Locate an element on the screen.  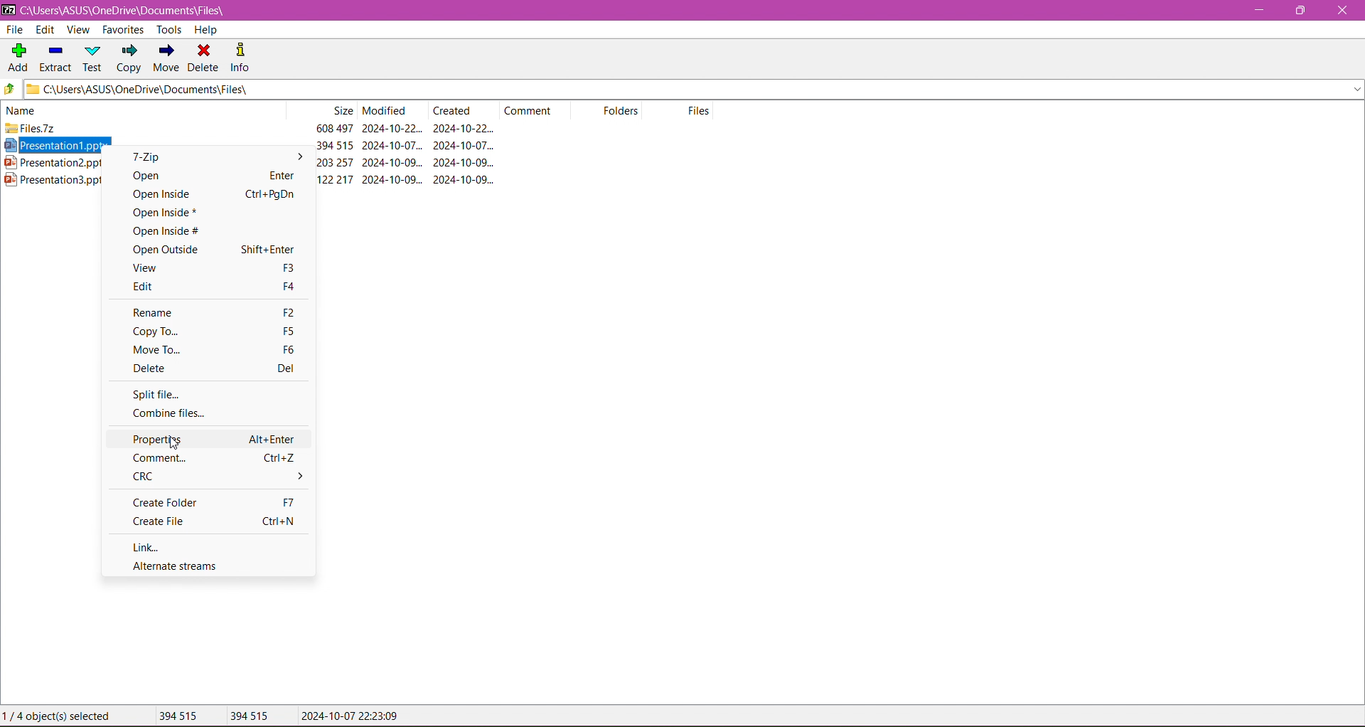
Current Folder Path - C:\Users\ASUS\OneDrive\Documents\Files\ is located at coordinates (418, 90).